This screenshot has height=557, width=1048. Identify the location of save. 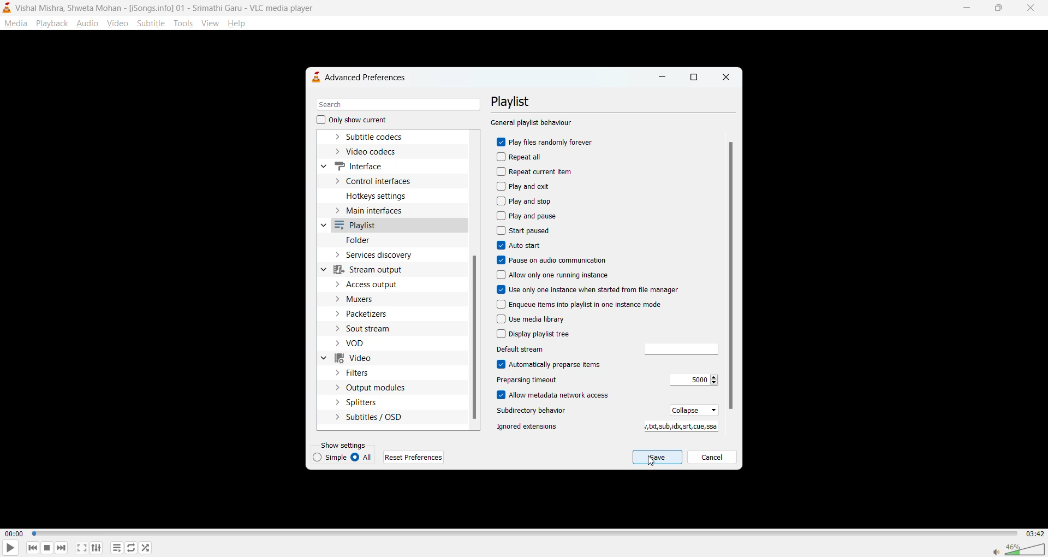
(658, 458).